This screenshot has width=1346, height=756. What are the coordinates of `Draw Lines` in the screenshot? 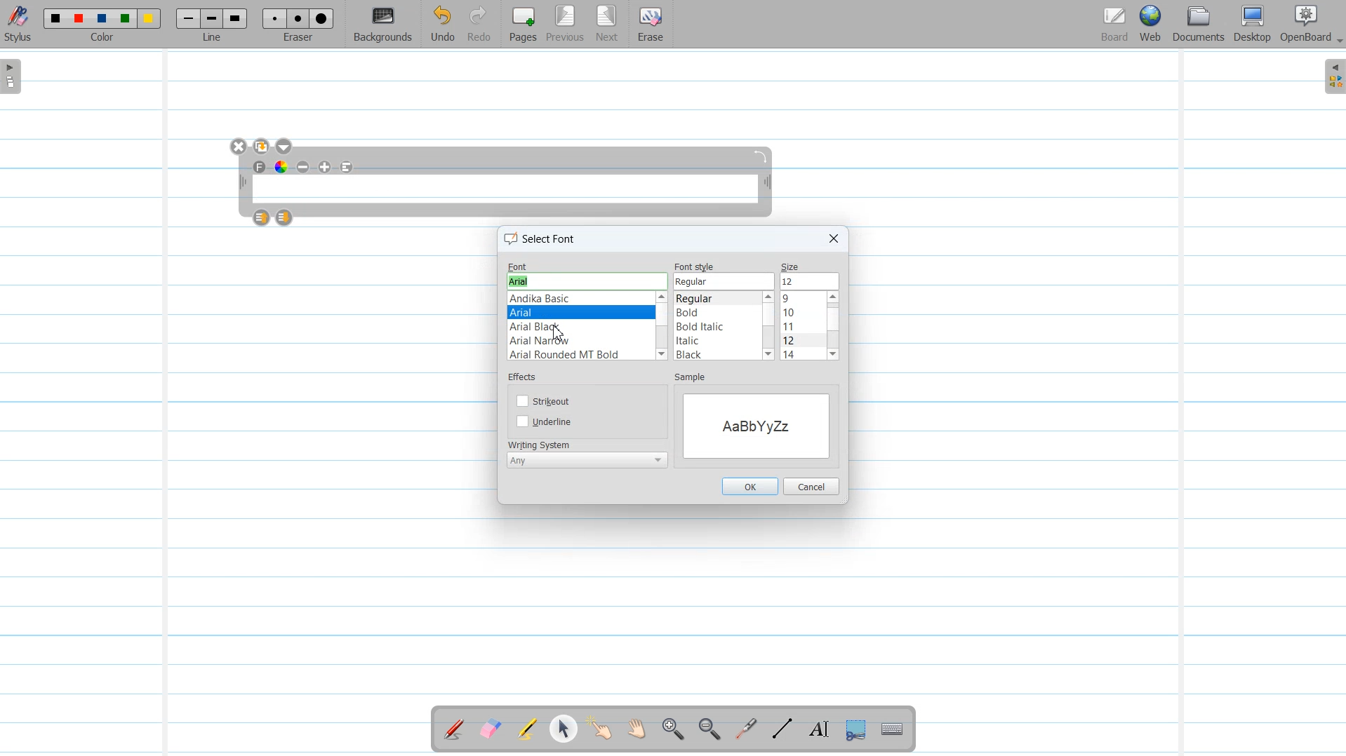 It's located at (782, 729).